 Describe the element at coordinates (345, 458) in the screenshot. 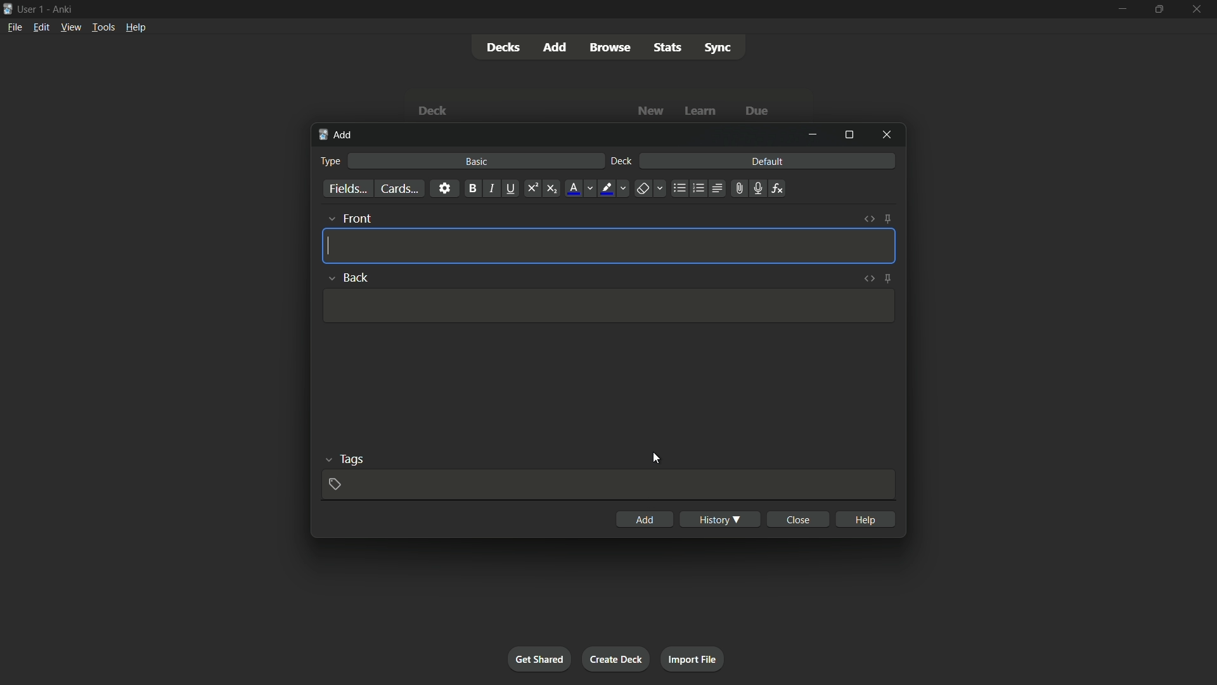

I see `tags` at that location.